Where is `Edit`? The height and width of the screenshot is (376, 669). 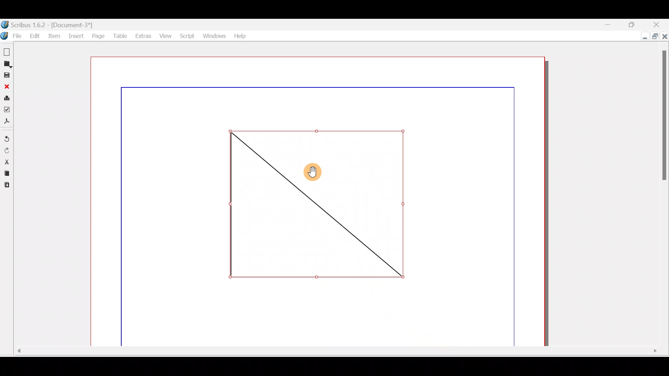 Edit is located at coordinates (34, 35).